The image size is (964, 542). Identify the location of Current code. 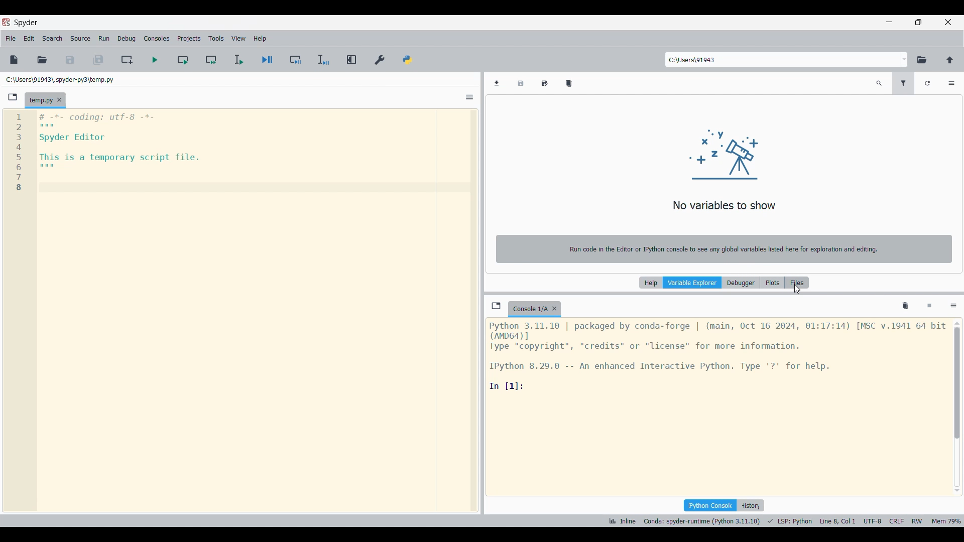
(103, 153).